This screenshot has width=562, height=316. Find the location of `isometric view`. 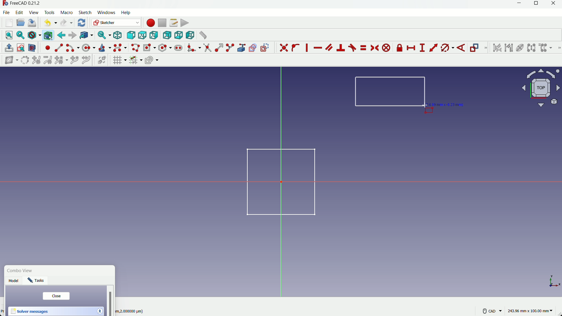

isometric view is located at coordinates (118, 35).